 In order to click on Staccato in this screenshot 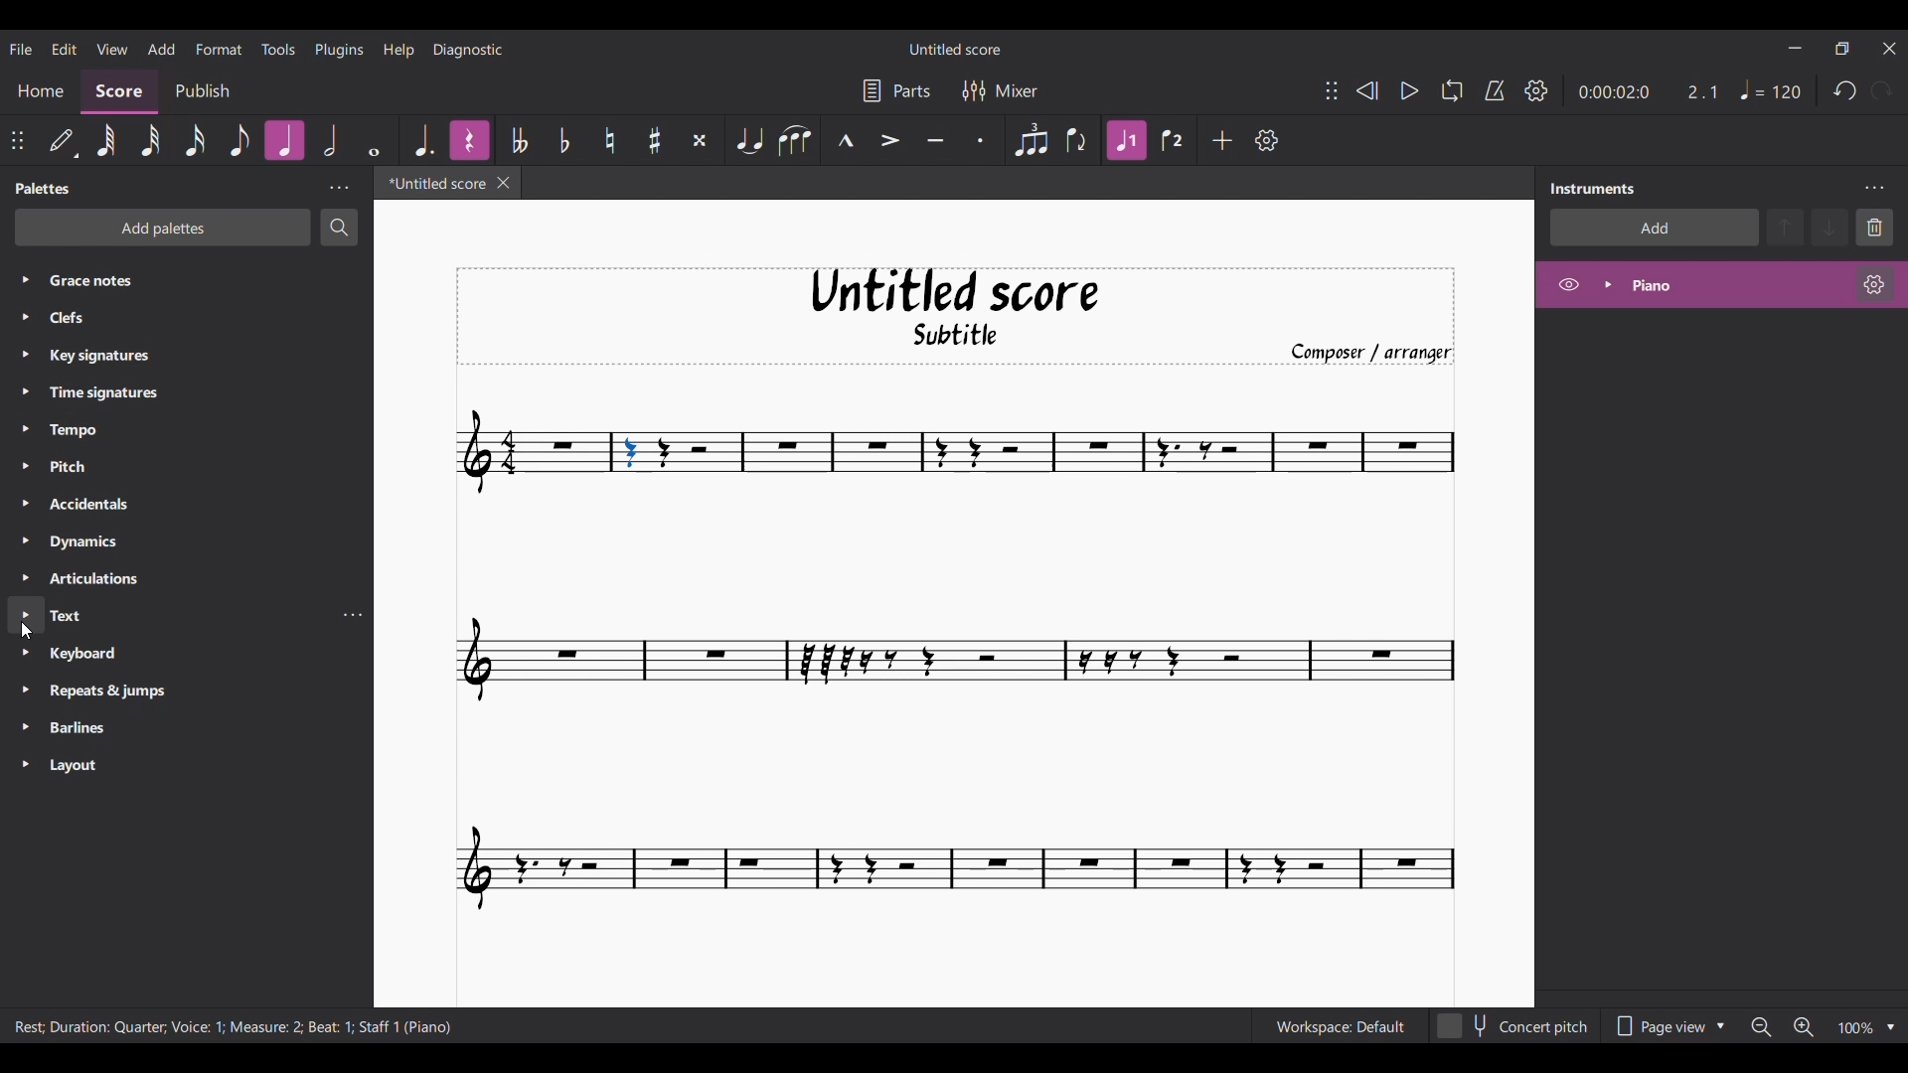, I will do `click(979, 141)`.